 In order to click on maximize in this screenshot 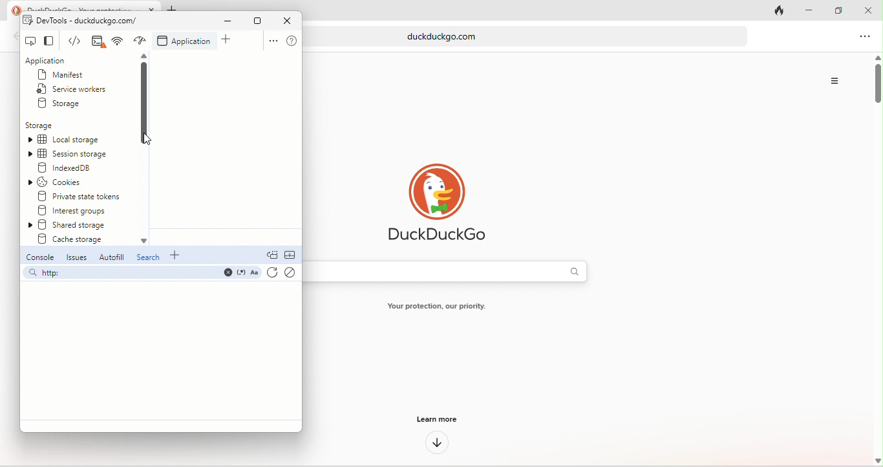, I will do `click(257, 21)`.